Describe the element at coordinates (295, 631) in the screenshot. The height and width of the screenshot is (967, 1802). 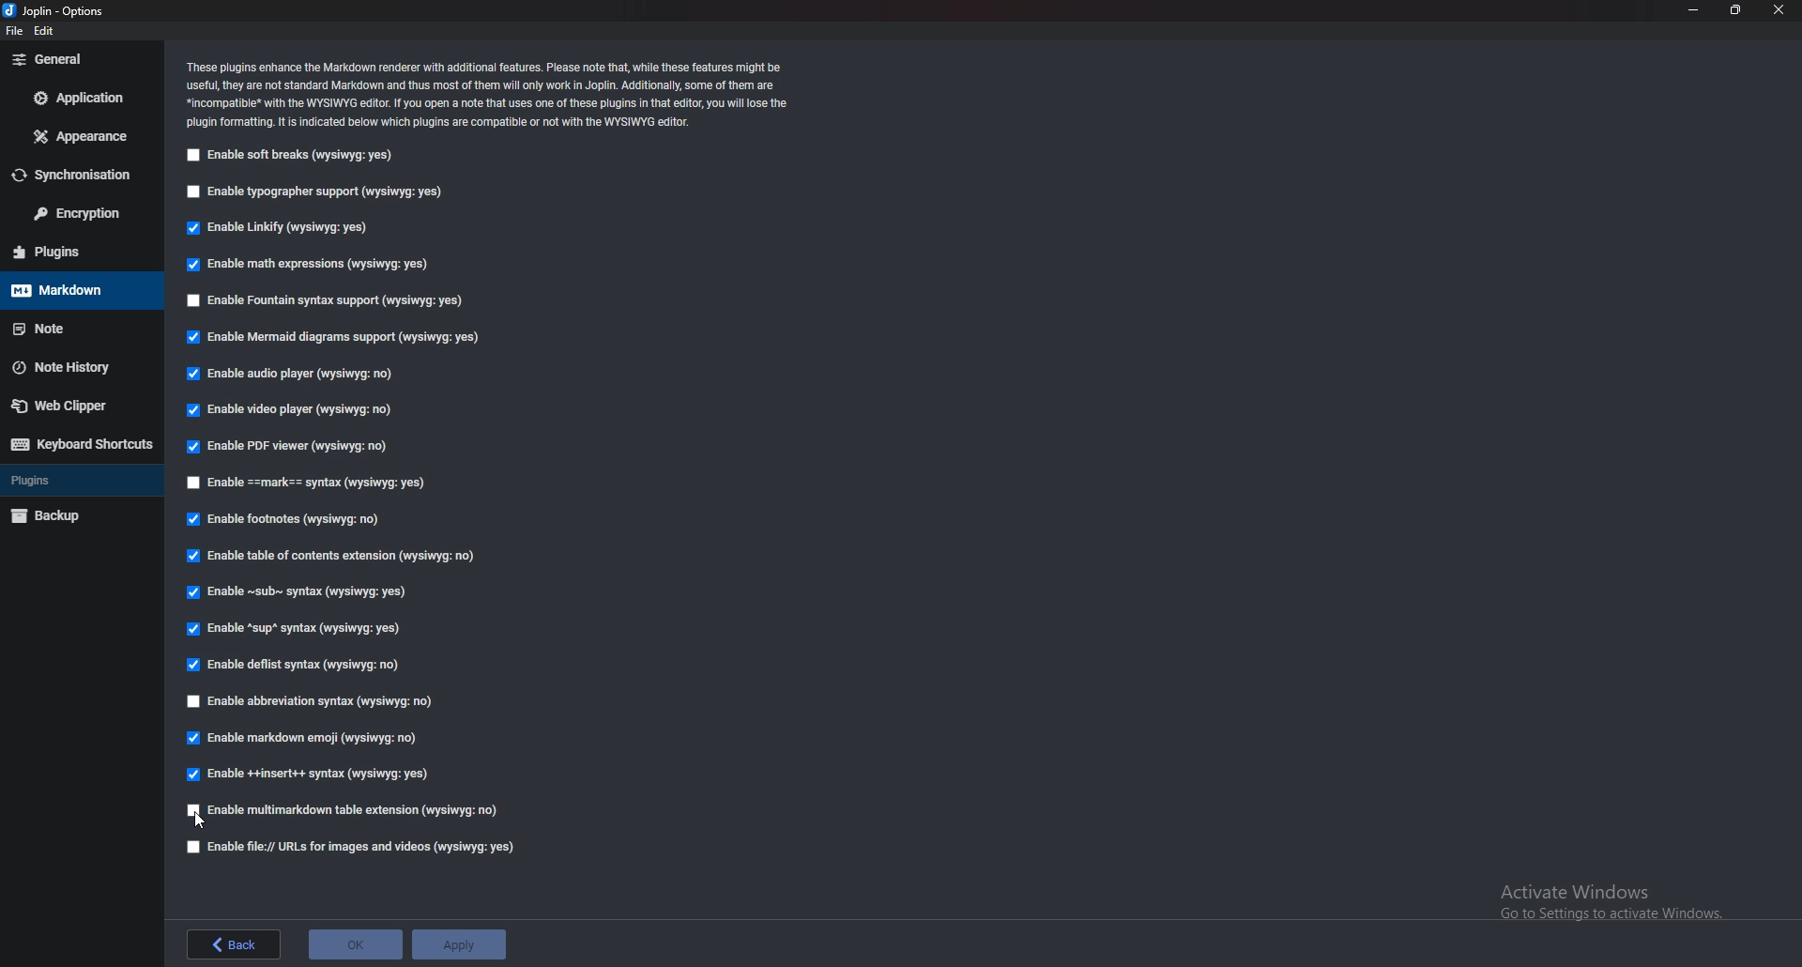
I see `enable sup syntax` at that location.